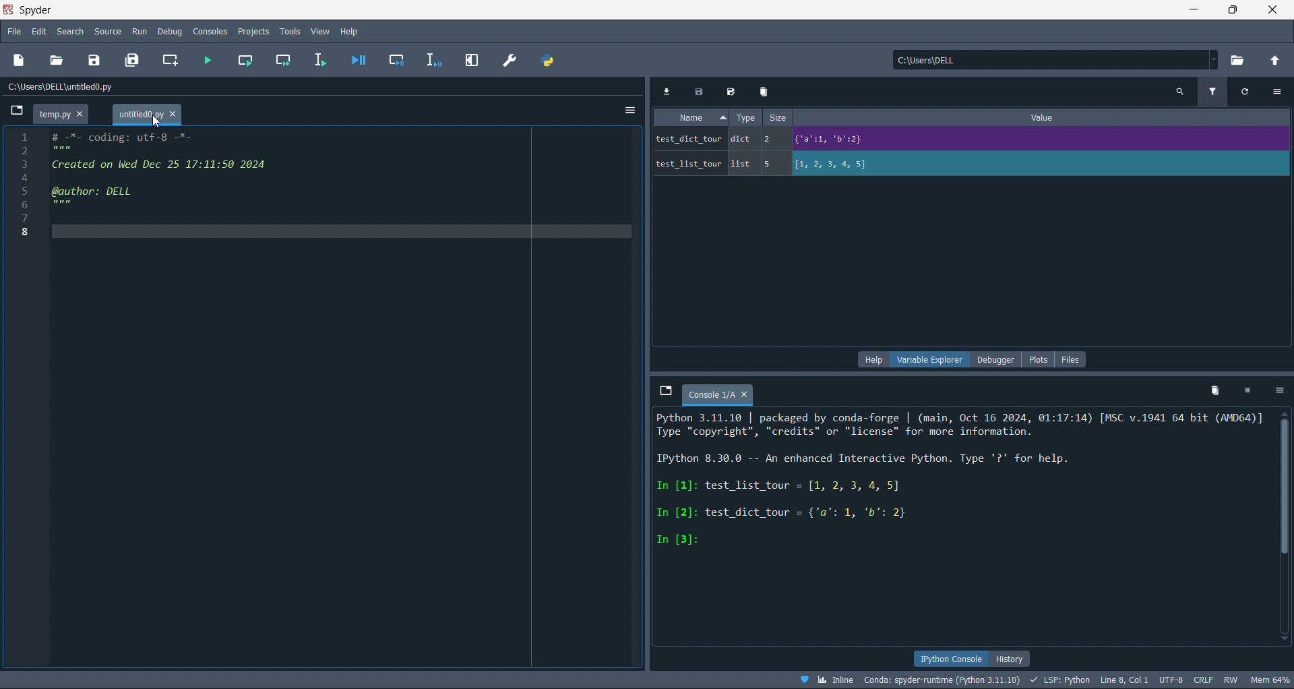 Image resolution: width=1294 pixels, height=689 pixels. What do you see at coordinates (942, 680) in the screenshot?
I see `Conda: spyder-runtime(Python 3.11.10))` at bounding box center [942, 680].